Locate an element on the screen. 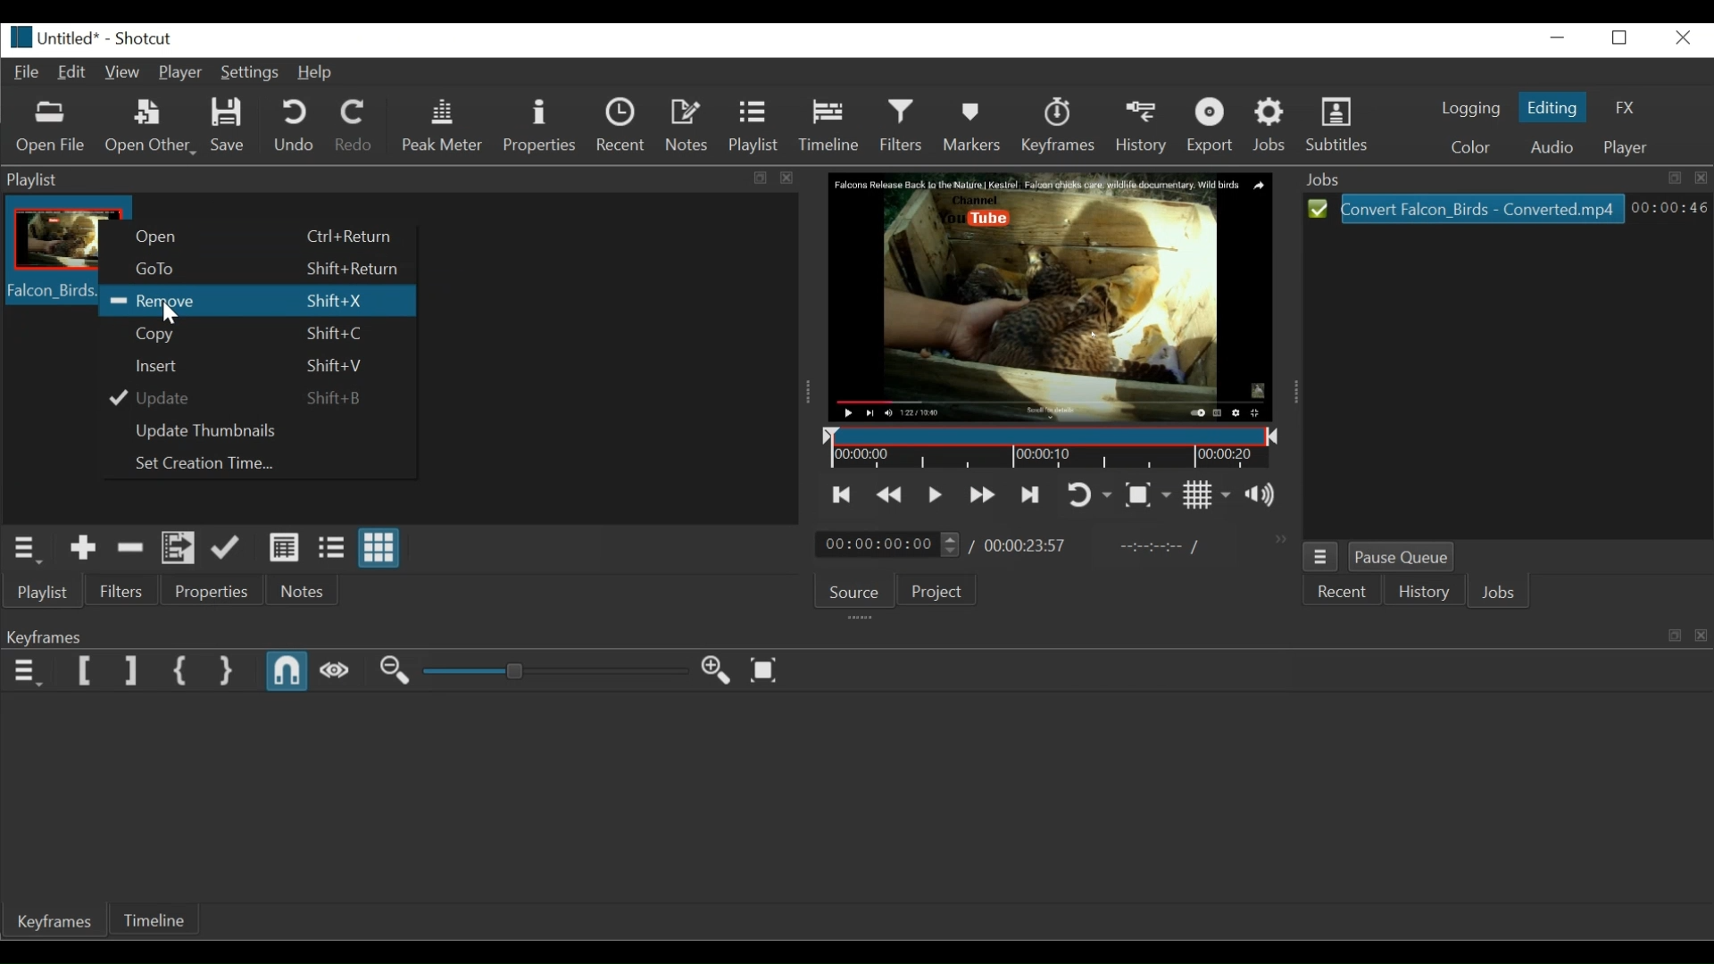  Player is located at coordinates (1626, 149).